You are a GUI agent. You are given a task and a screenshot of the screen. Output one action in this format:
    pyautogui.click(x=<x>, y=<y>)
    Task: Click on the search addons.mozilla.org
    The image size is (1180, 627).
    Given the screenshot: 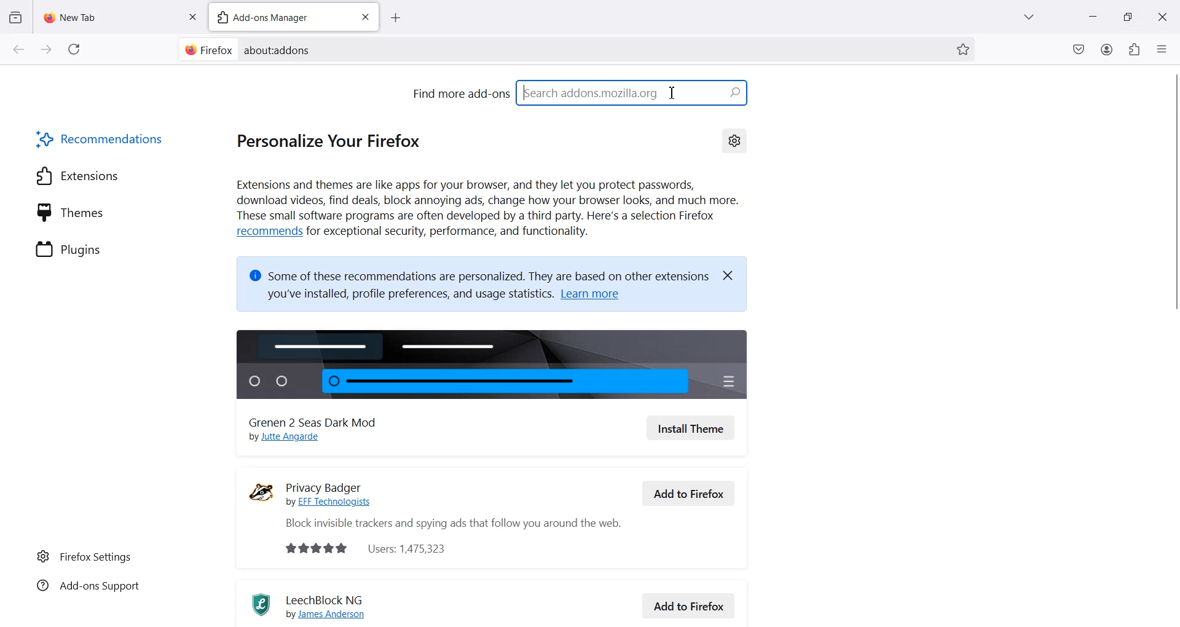 What is the action you would take?
    pyautogui.click(x=634, y=92)
    